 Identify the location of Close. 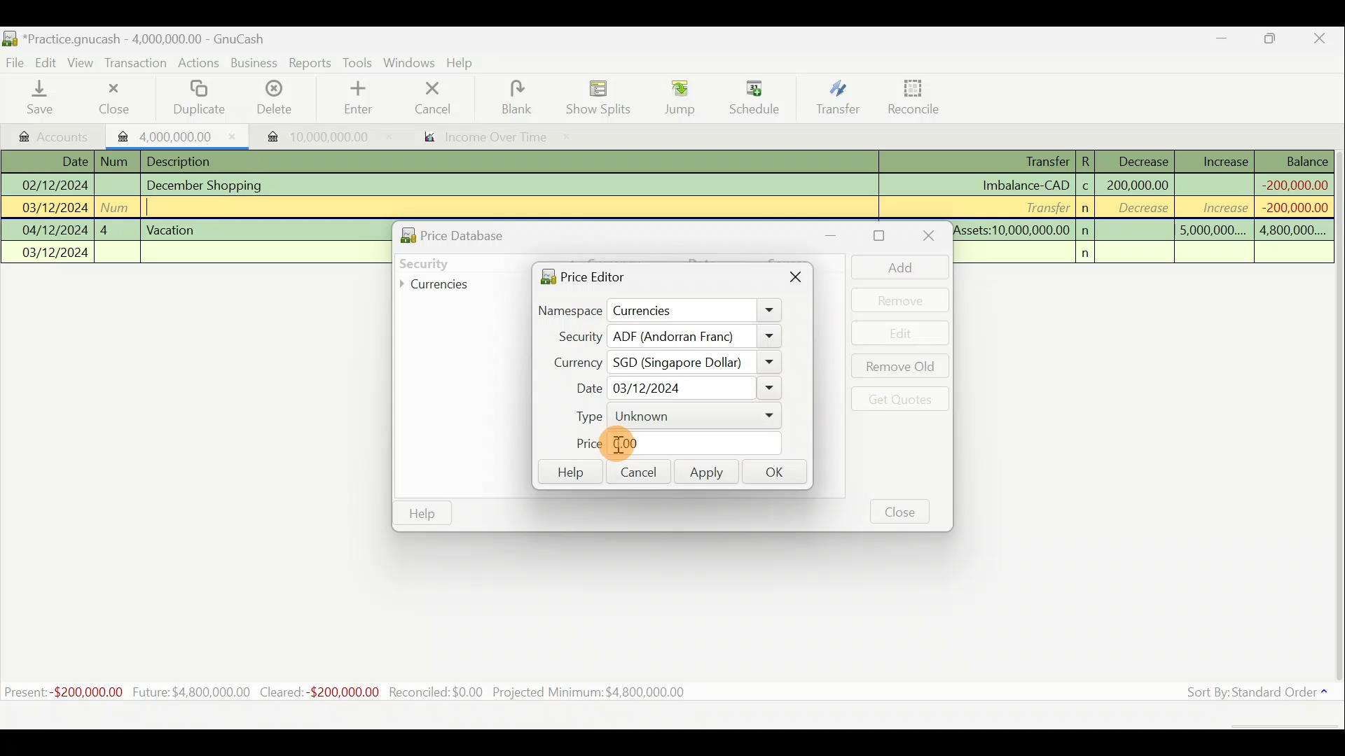
(111, 98).